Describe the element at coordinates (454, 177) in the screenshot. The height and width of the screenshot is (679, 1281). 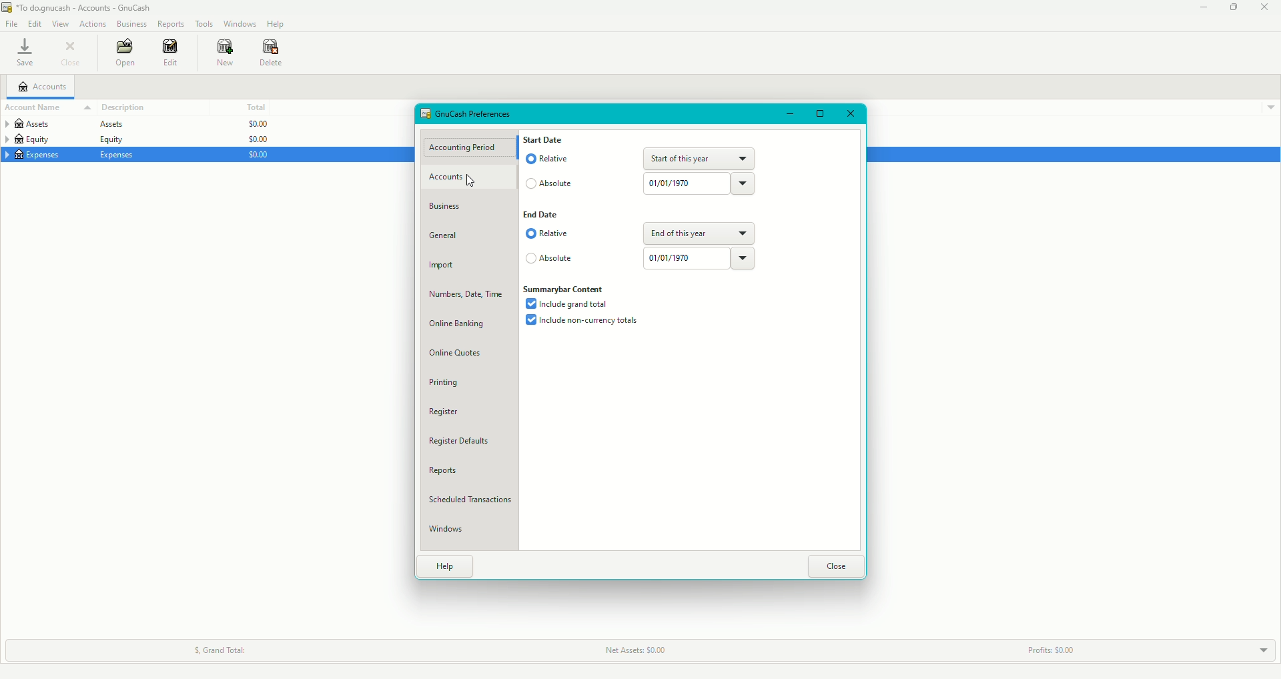
I see `Accounts` at that location.